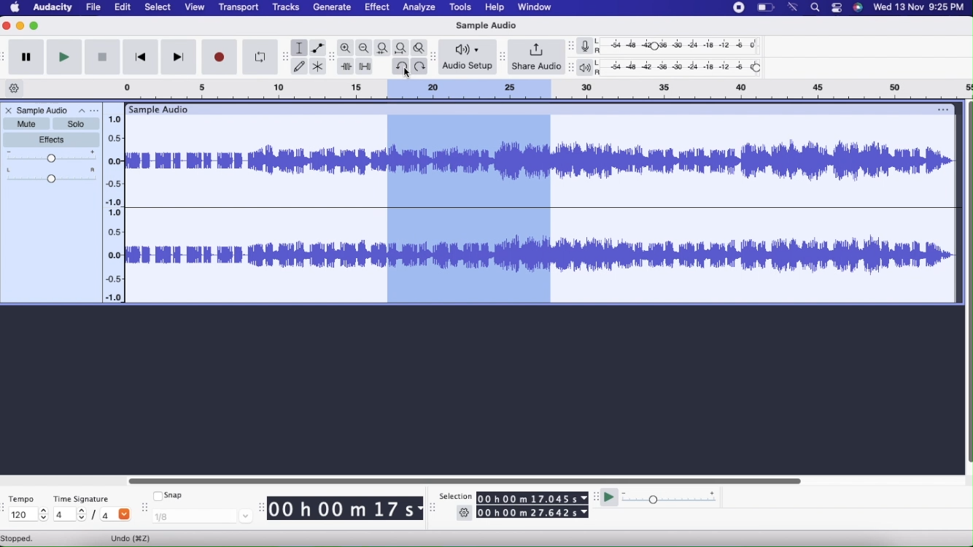 The image size is (973, 547). I want to click on Tracks, so click(286, 8).